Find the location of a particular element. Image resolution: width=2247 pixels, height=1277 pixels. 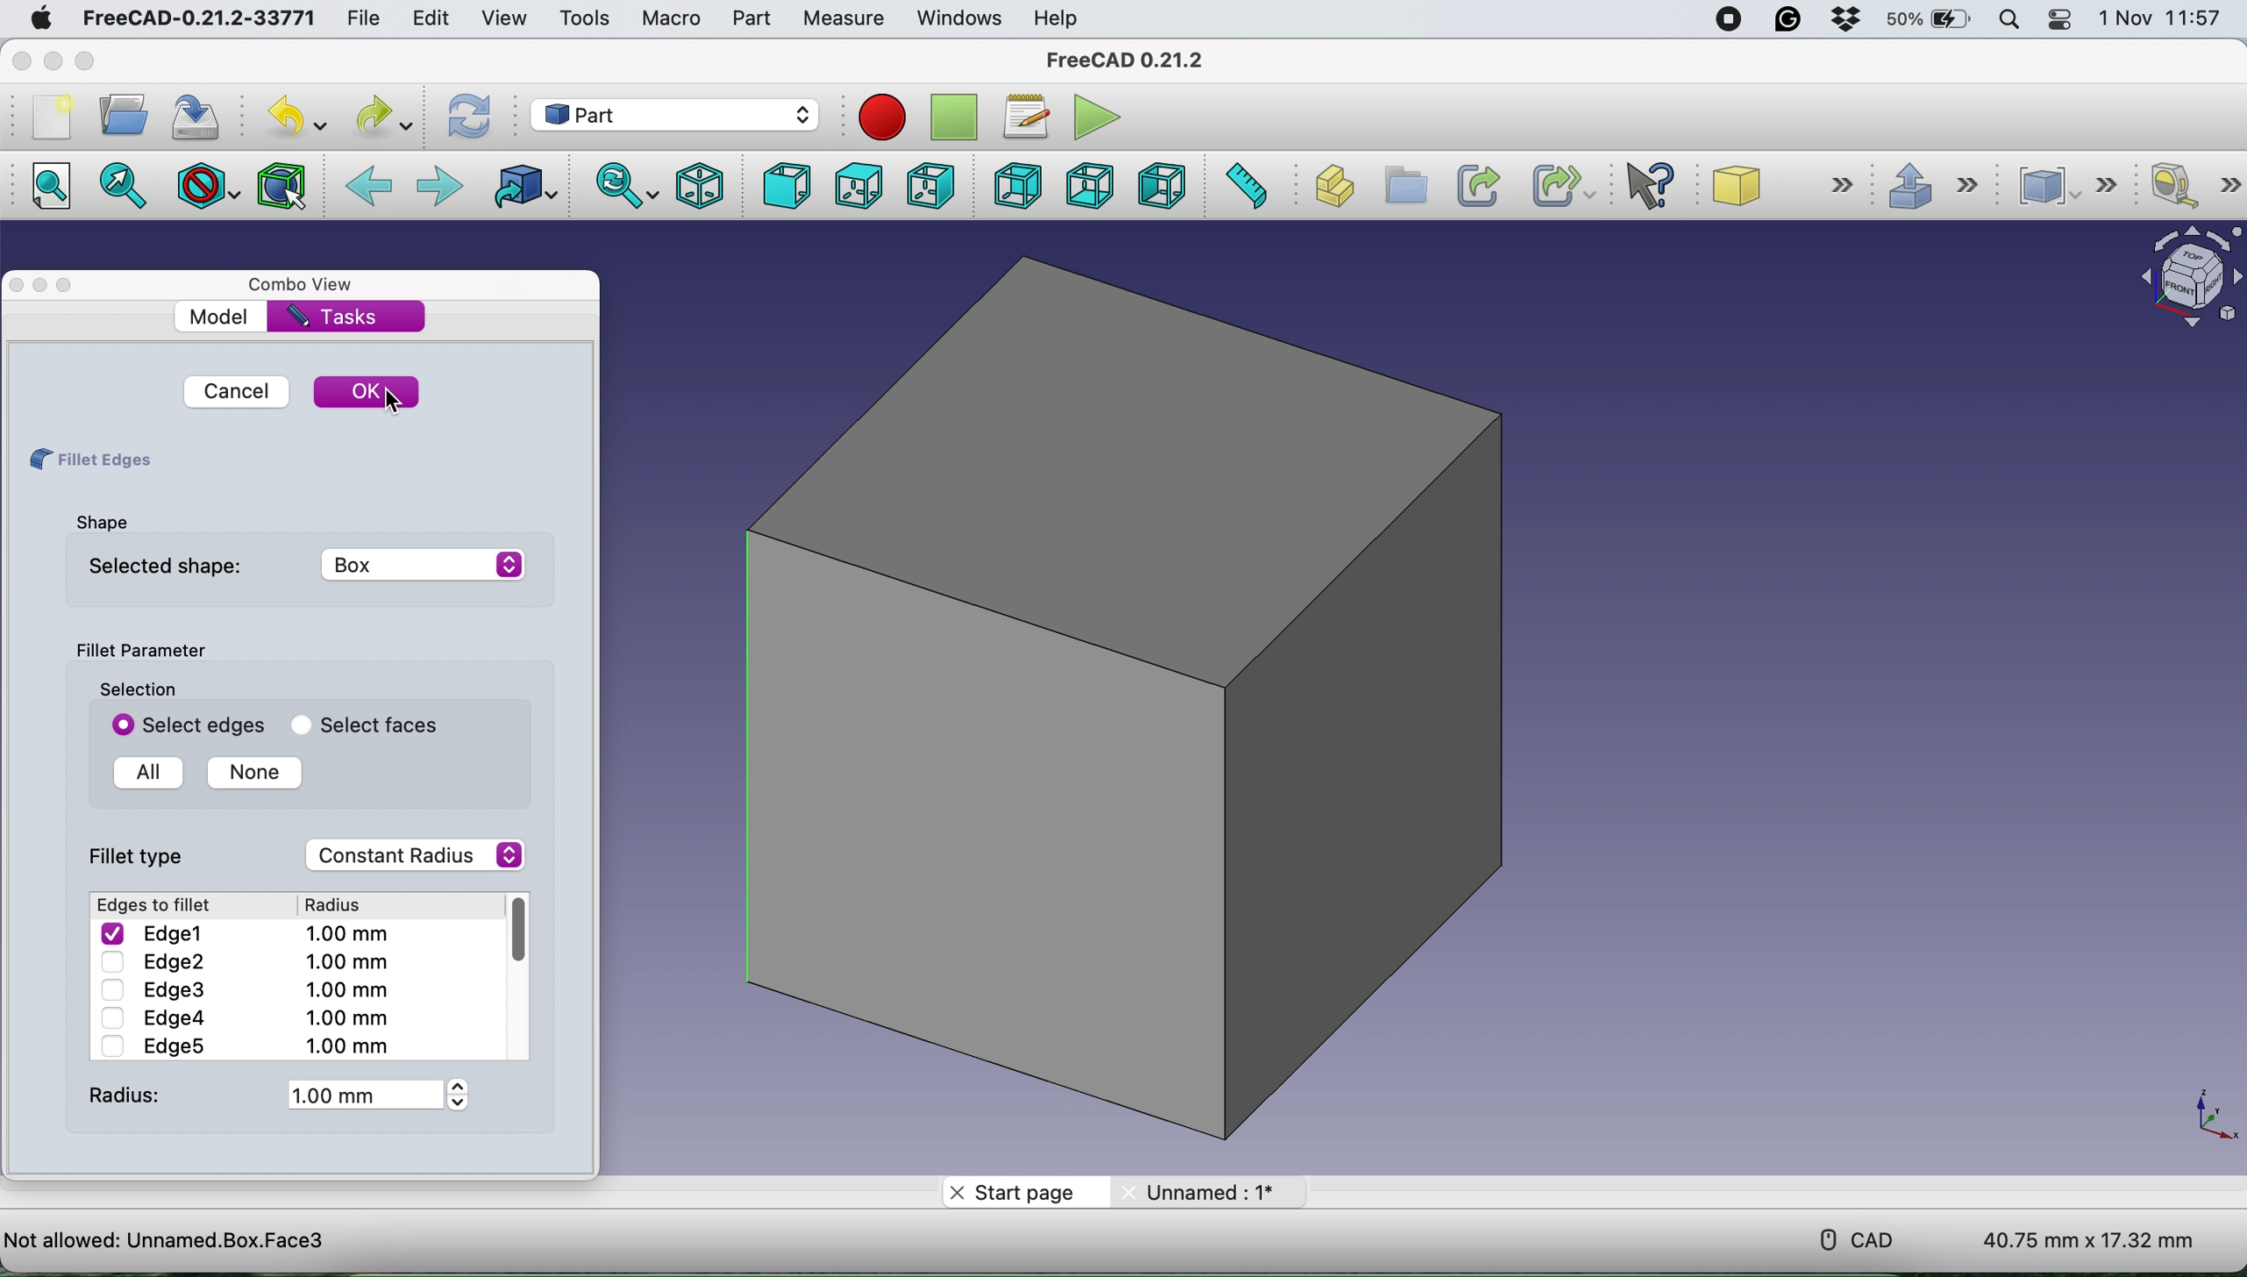

make link is located at coordinates (1475, 183).